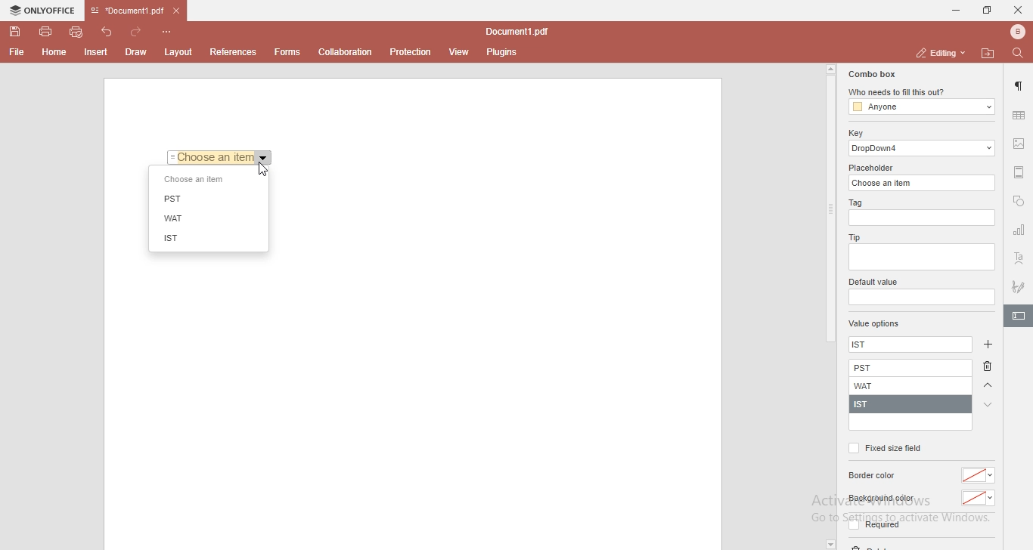  Describe the element at coordinates (923, 148) in the screenshot. I see `dropdown 4` at that location.